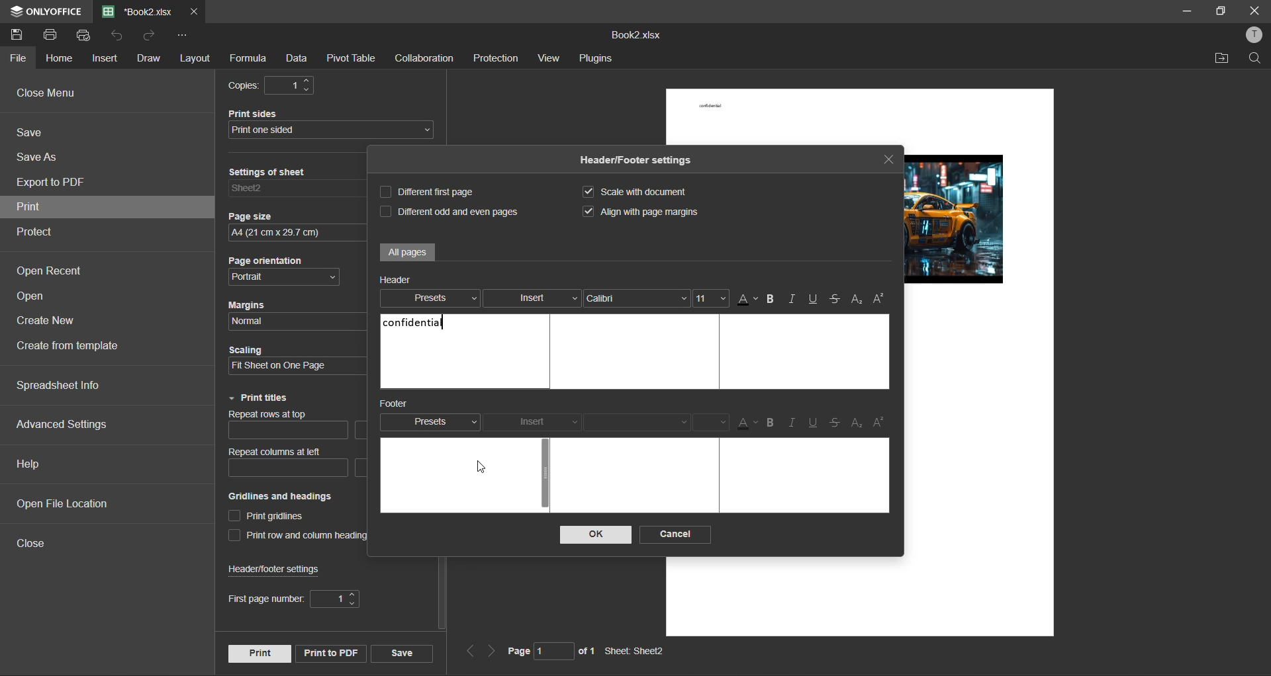  I want to click on profile, so click(1255, 34).